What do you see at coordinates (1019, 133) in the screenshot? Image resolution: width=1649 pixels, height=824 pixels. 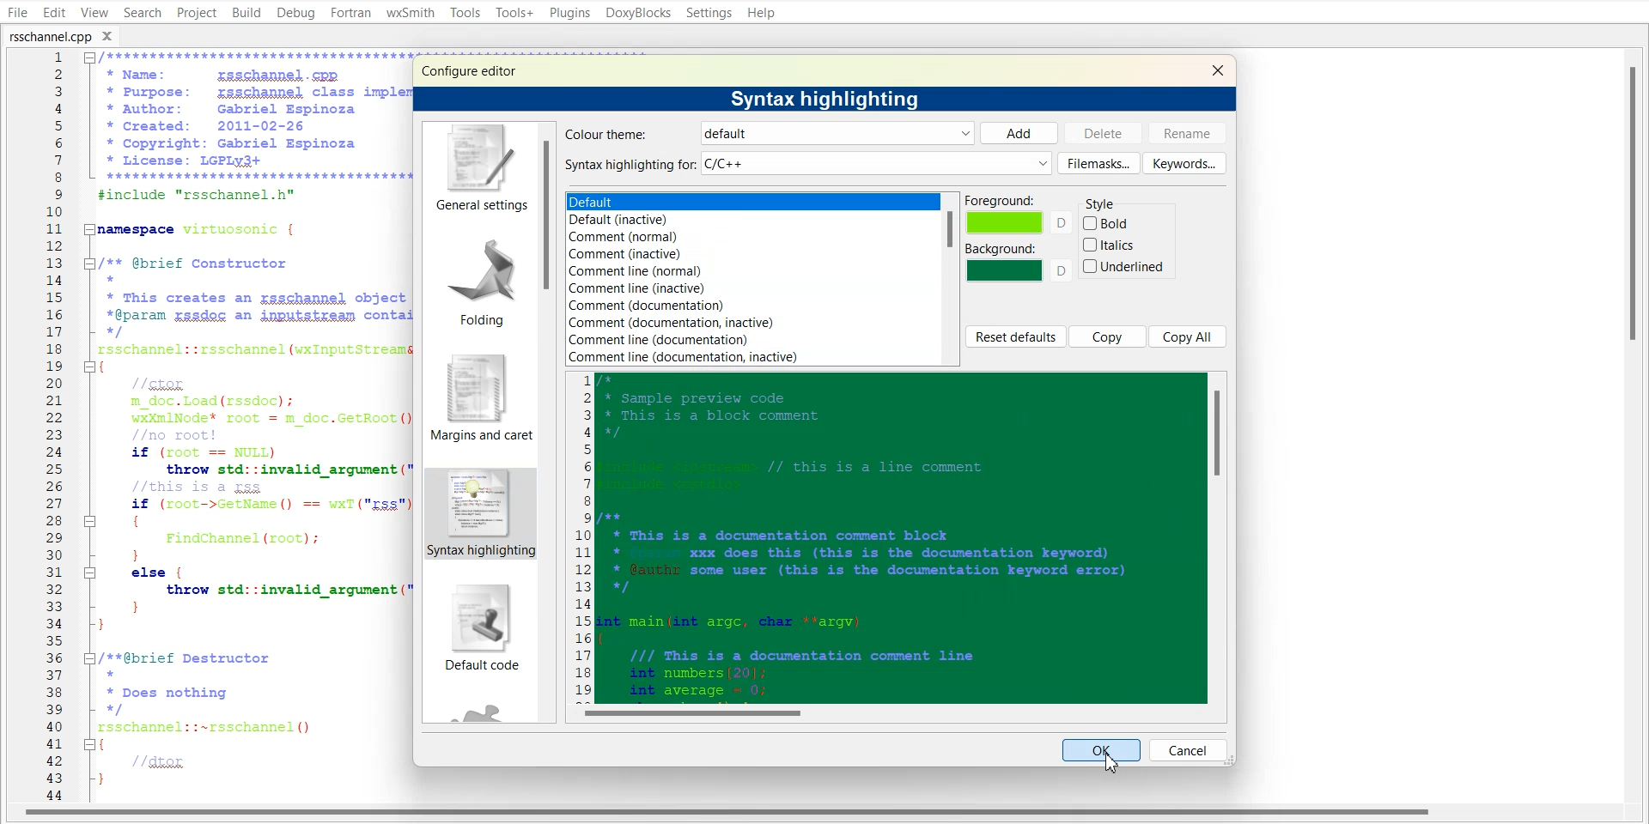 I see `Add` at bounding box center [1019, 133].